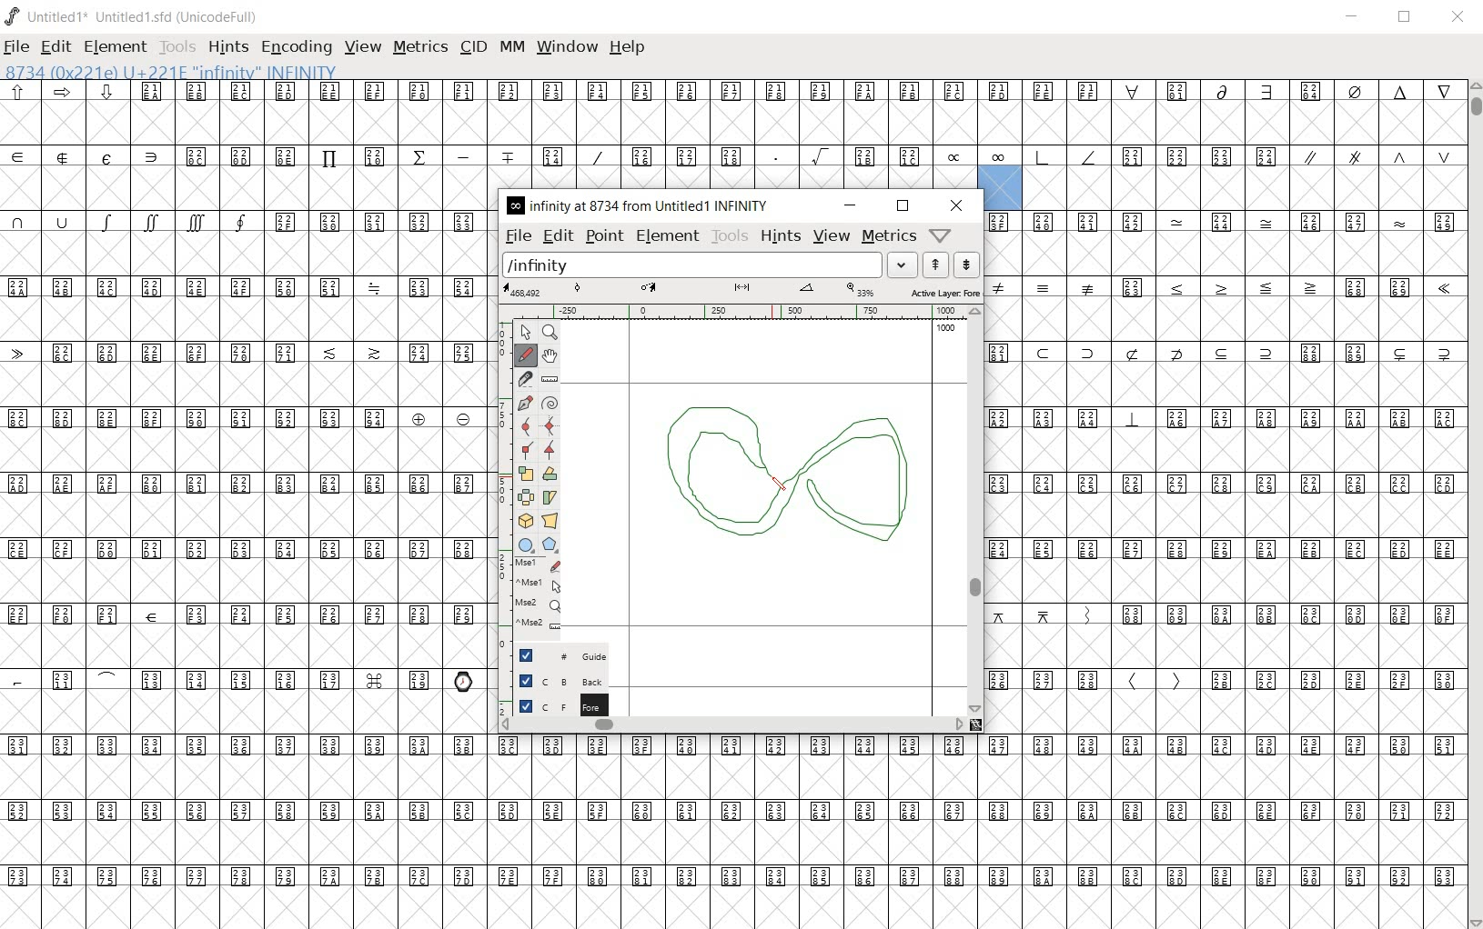 The image size is (1483, 929). Describe the element at coordinates (1401, 221) in the screenshot. I see `symbol` at that location.